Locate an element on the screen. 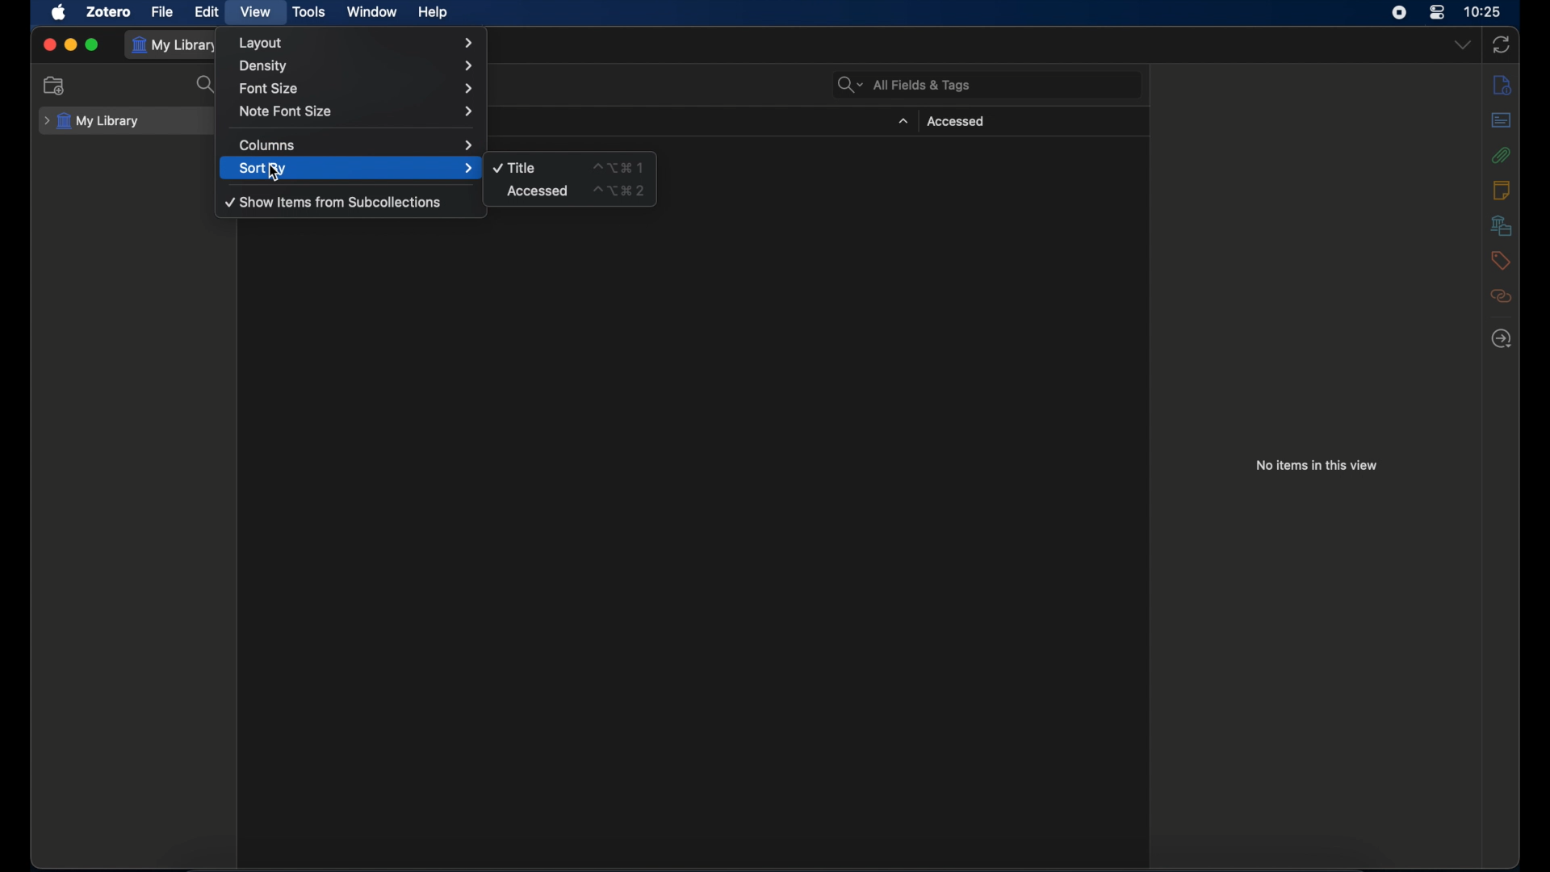 This screenshot has height=872, width=1550. related is located at coordinates (1502, 297).